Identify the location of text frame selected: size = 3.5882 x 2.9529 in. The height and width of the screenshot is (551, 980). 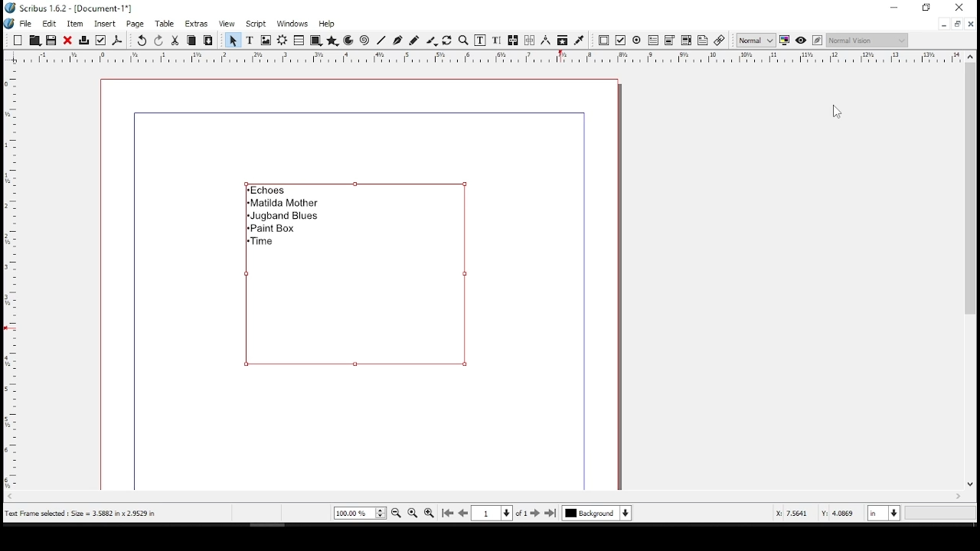
(82, 514).